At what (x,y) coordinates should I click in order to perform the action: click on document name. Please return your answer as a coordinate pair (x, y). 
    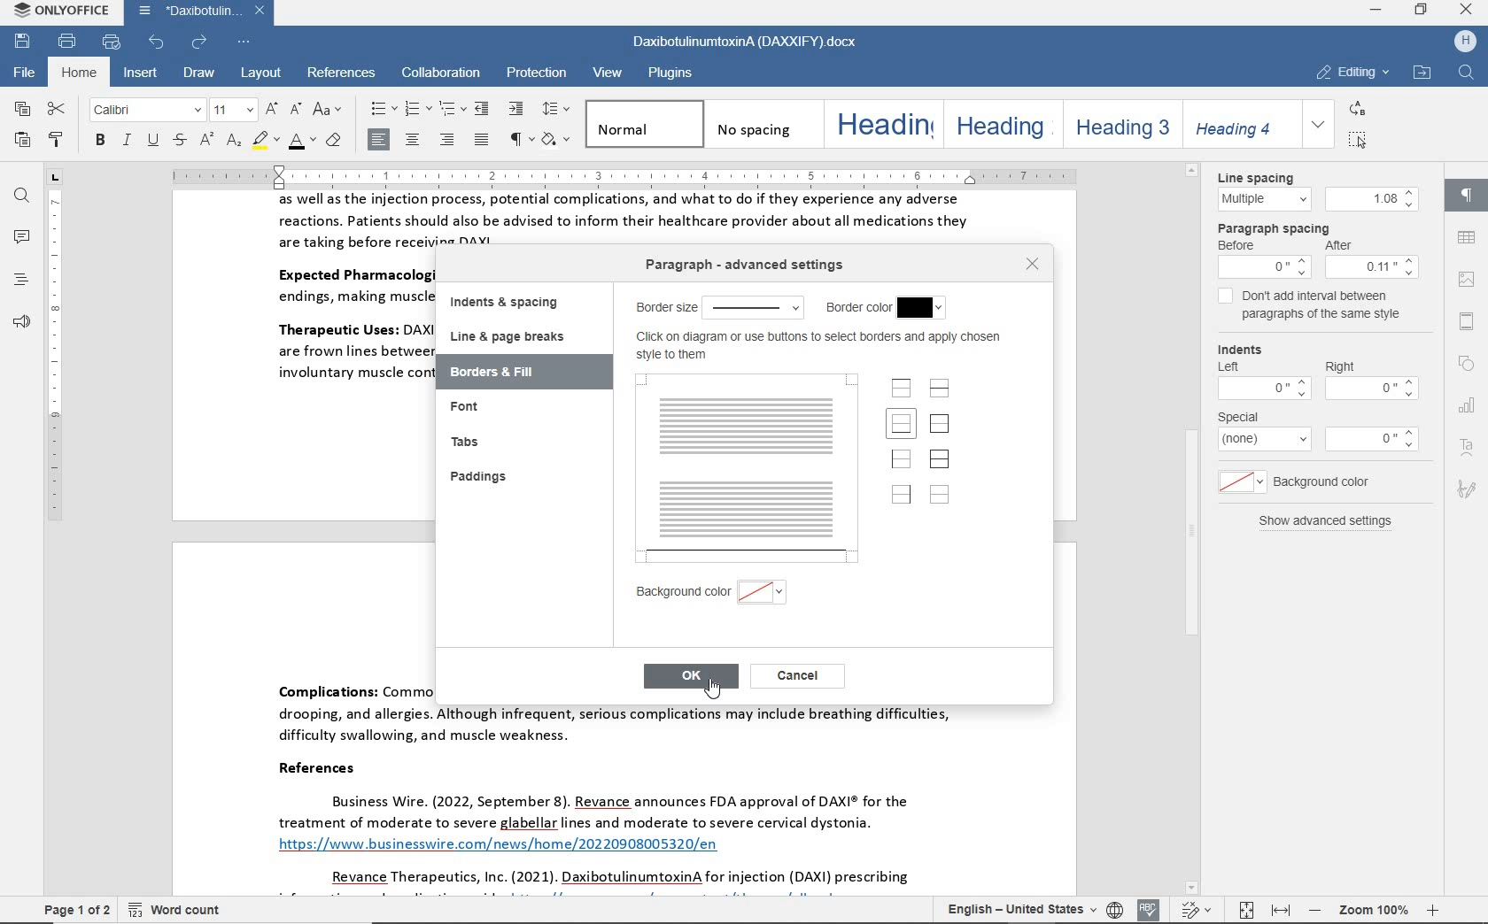
    Looking at the image, I should click on (204, 12).